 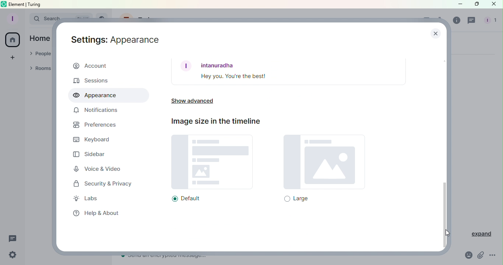 What do you see at coordinates (435, 33) in the screenshot?
I see `Close` at bounding box center [435, 33].